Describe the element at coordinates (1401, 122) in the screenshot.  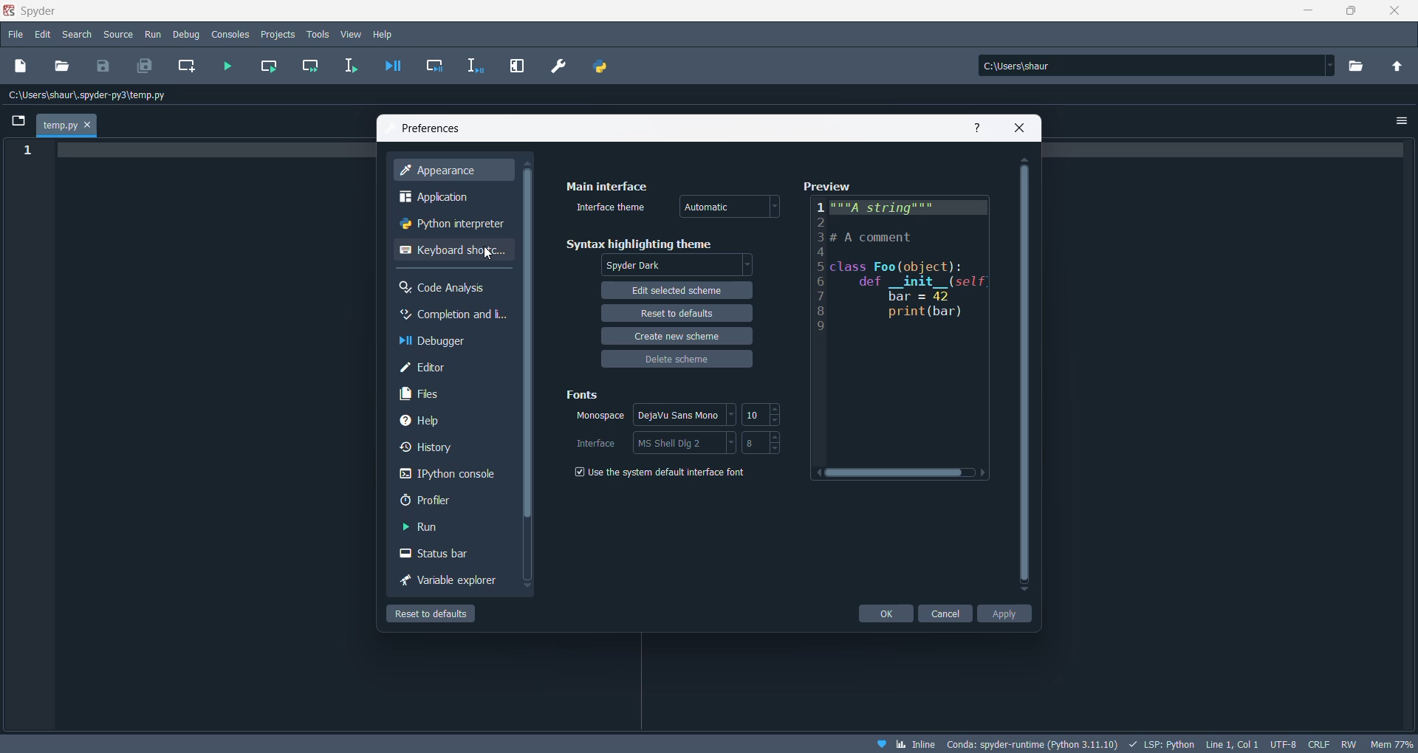
I see `options` at that location.